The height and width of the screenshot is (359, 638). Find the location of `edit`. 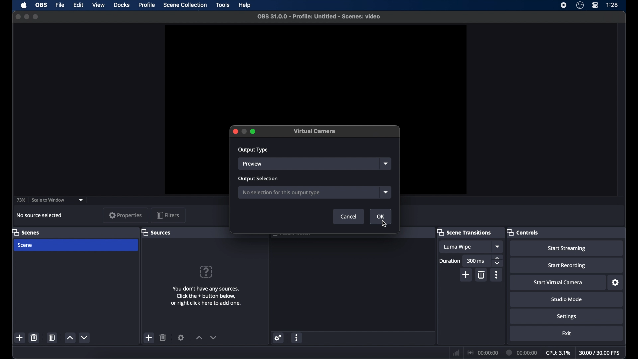

edit is located at coordinates (78, 5).